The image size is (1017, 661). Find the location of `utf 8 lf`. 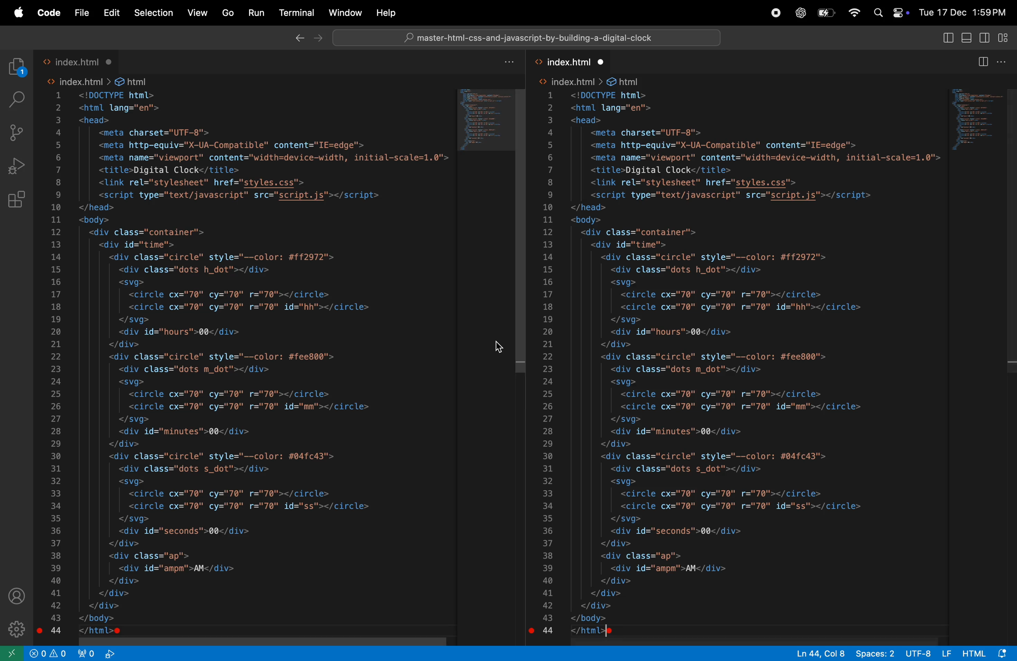

utf 8 lf is located at coordinates (929, 652).